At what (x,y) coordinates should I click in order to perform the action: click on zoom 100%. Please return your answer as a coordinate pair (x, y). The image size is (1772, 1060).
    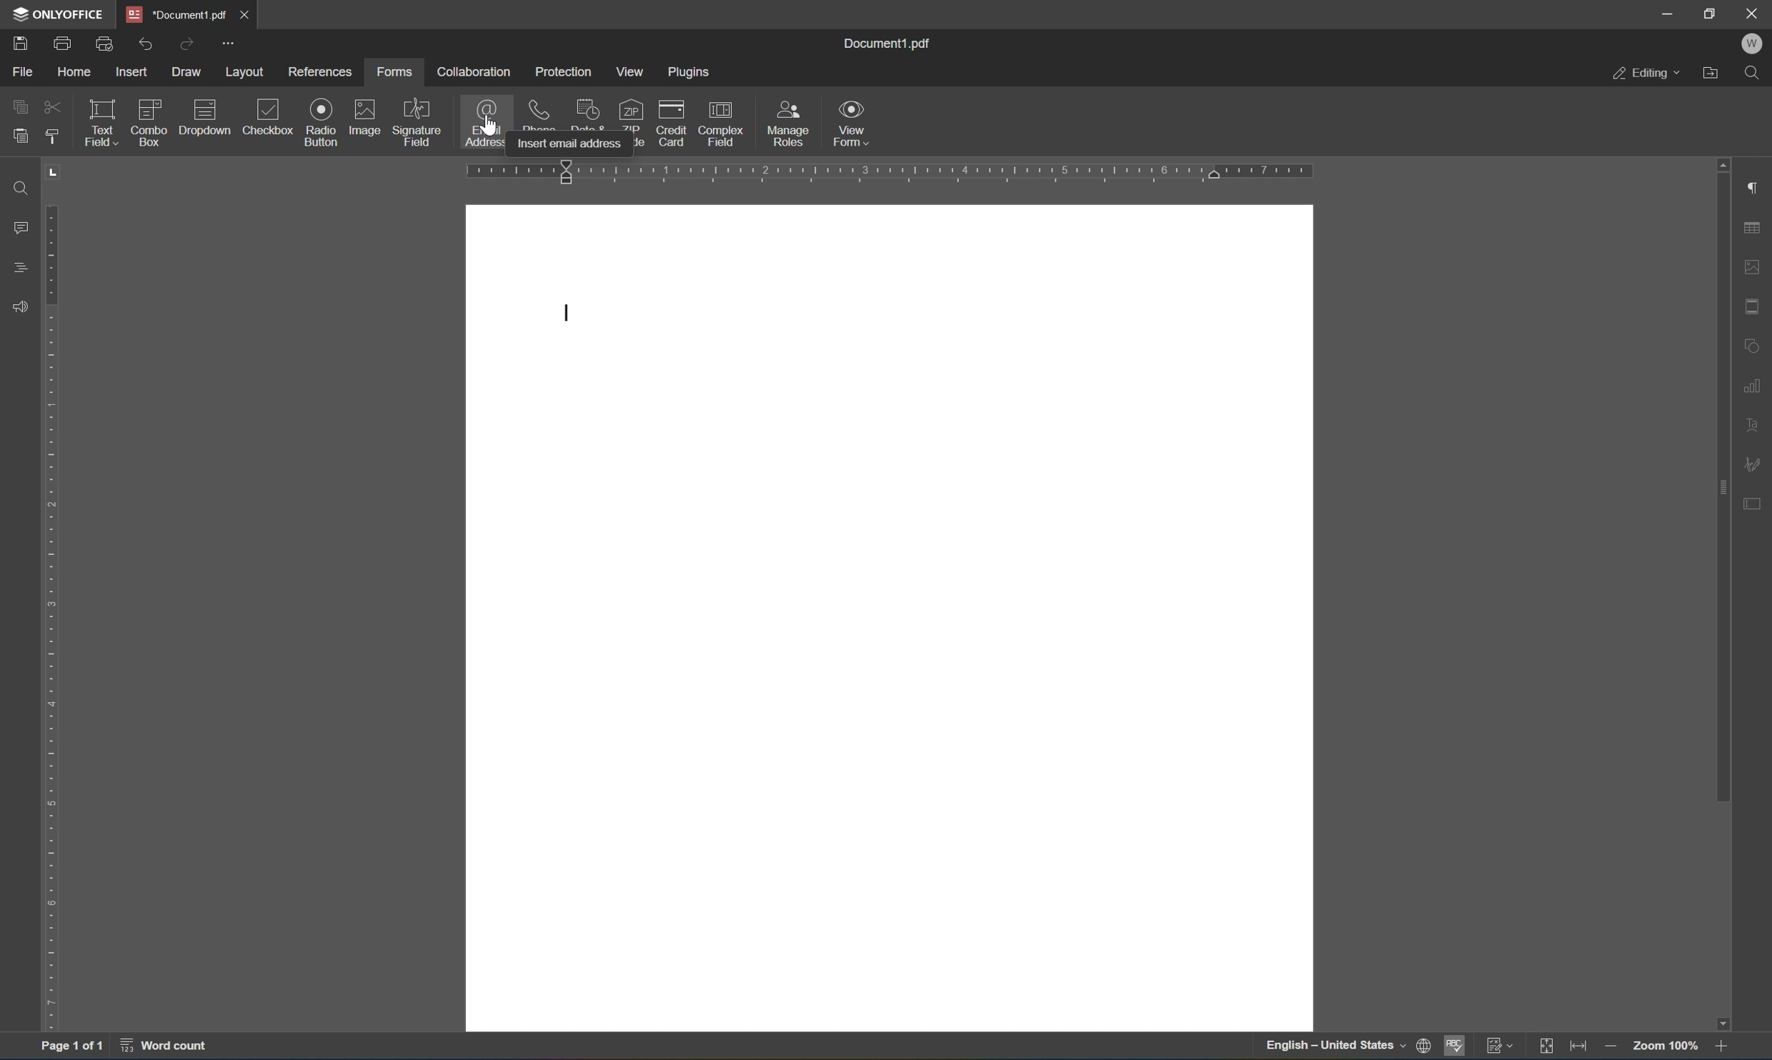
    Looking at the image, I should click on (1663, 1049).